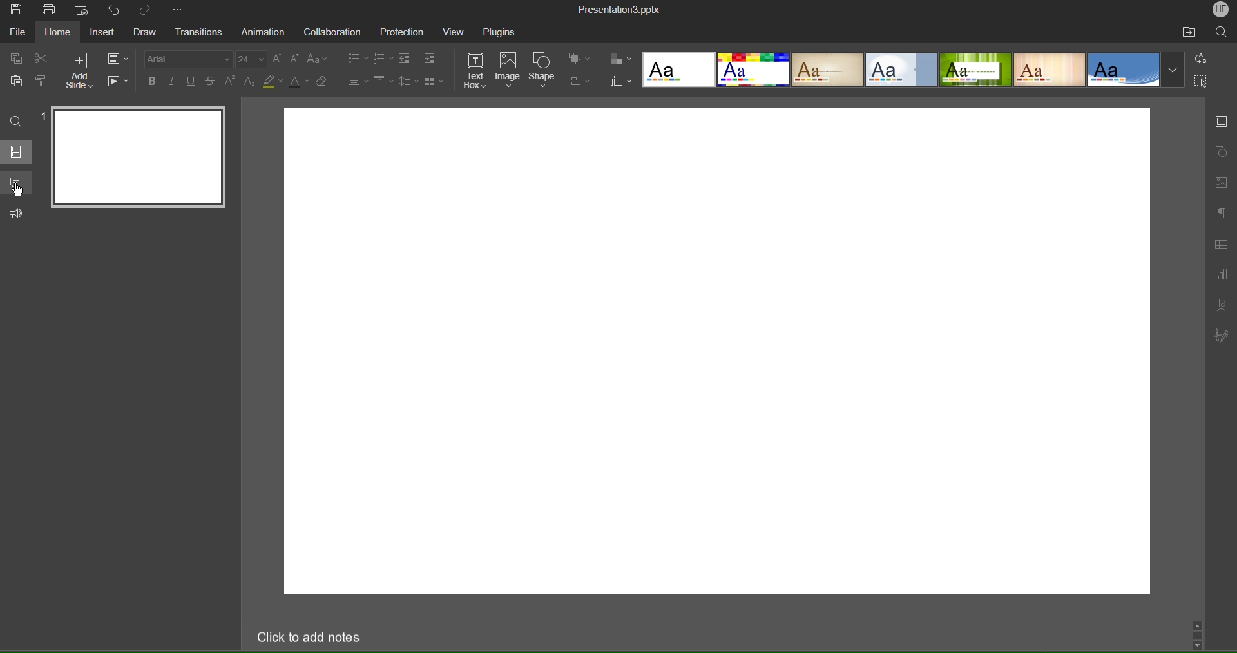 This screenshot has height=653, width=1237. I want to click on Shape, so click(545, 70).